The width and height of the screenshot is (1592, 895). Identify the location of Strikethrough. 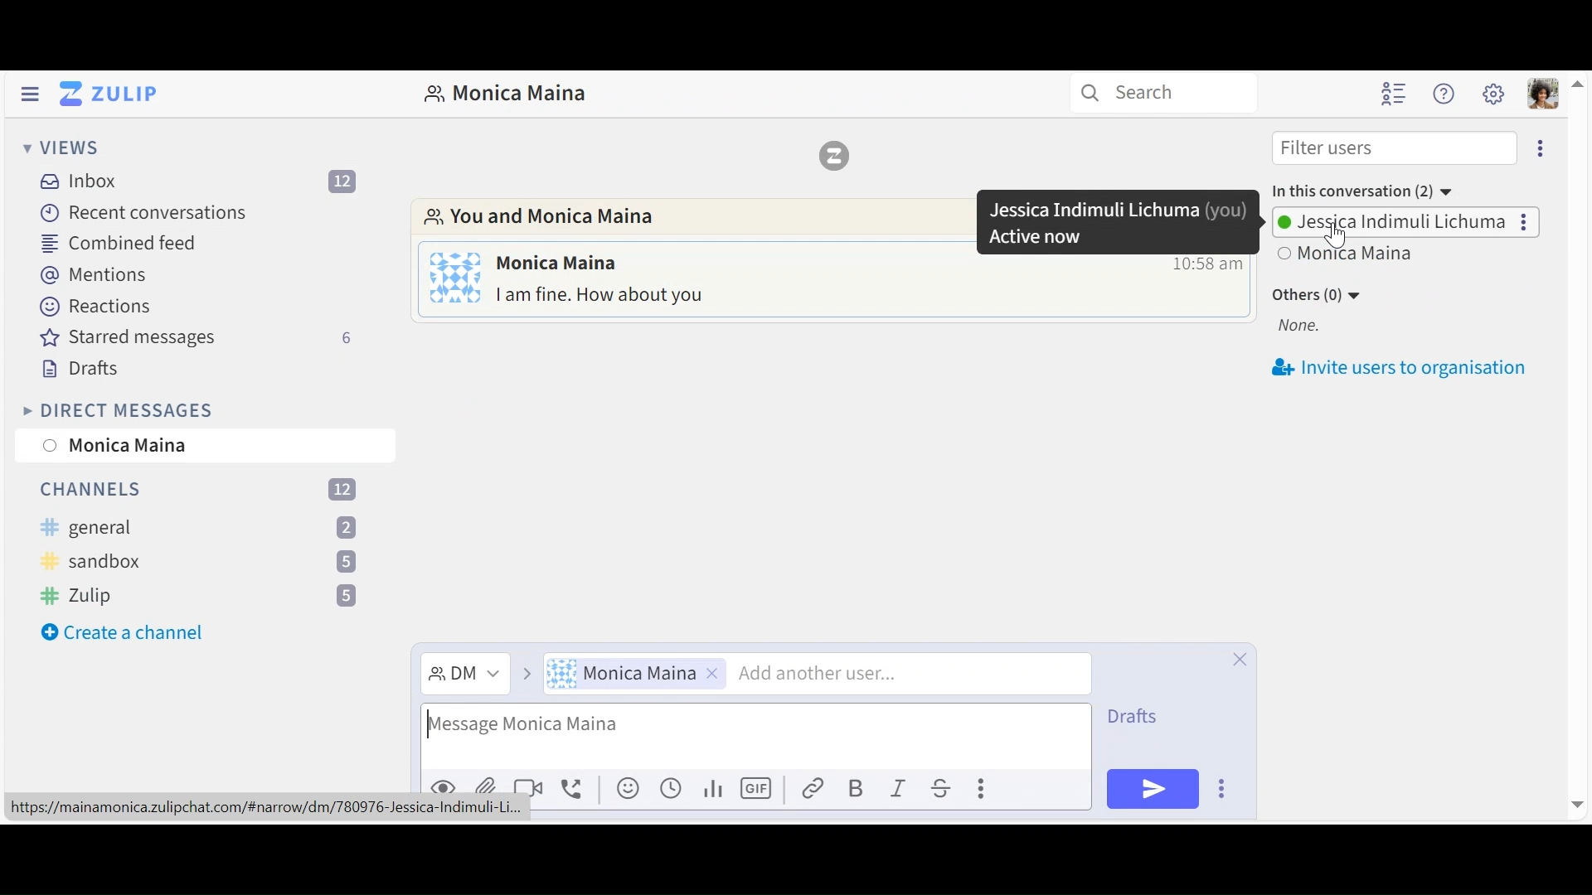
(942, 787).